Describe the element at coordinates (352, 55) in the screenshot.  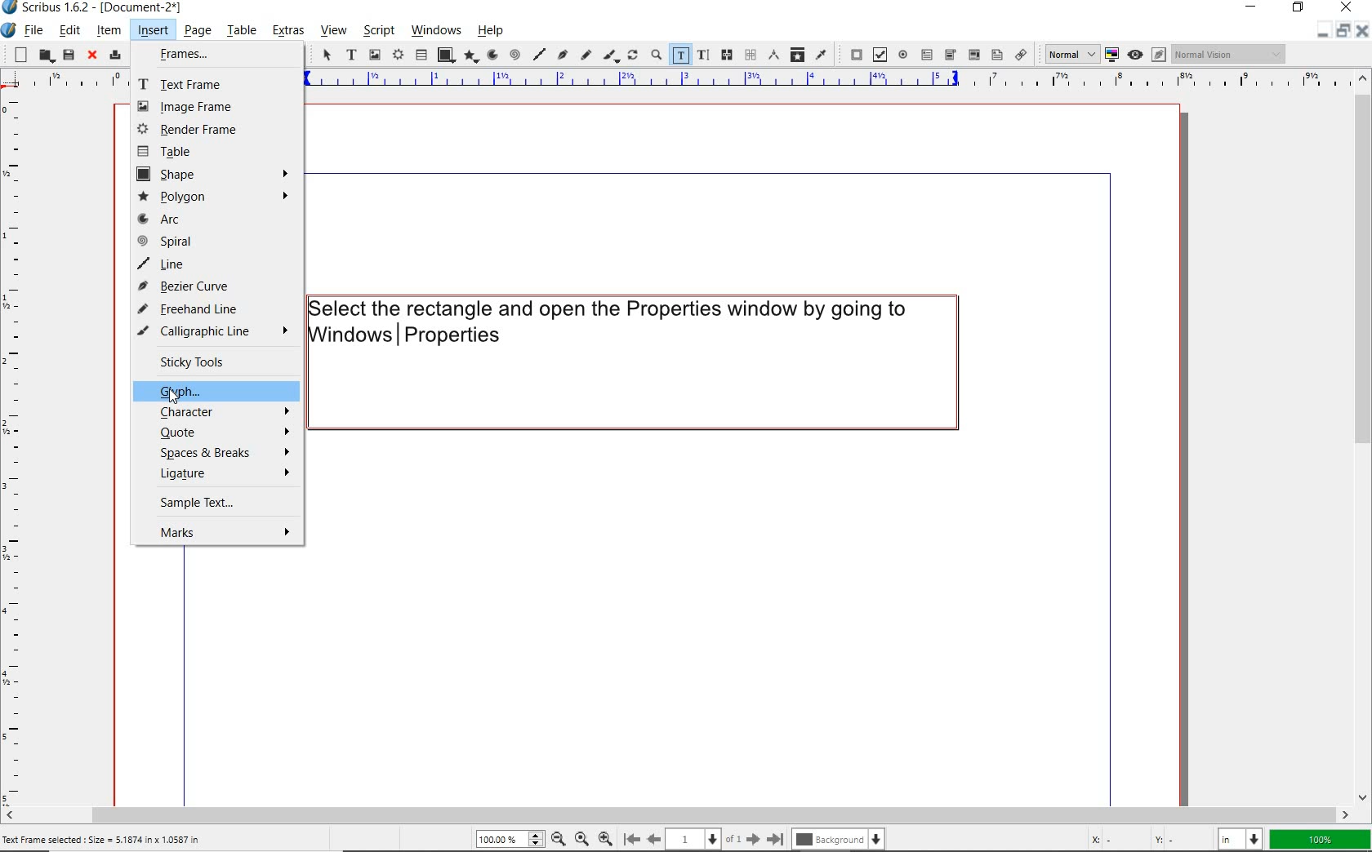
I see `text frame` at that location.